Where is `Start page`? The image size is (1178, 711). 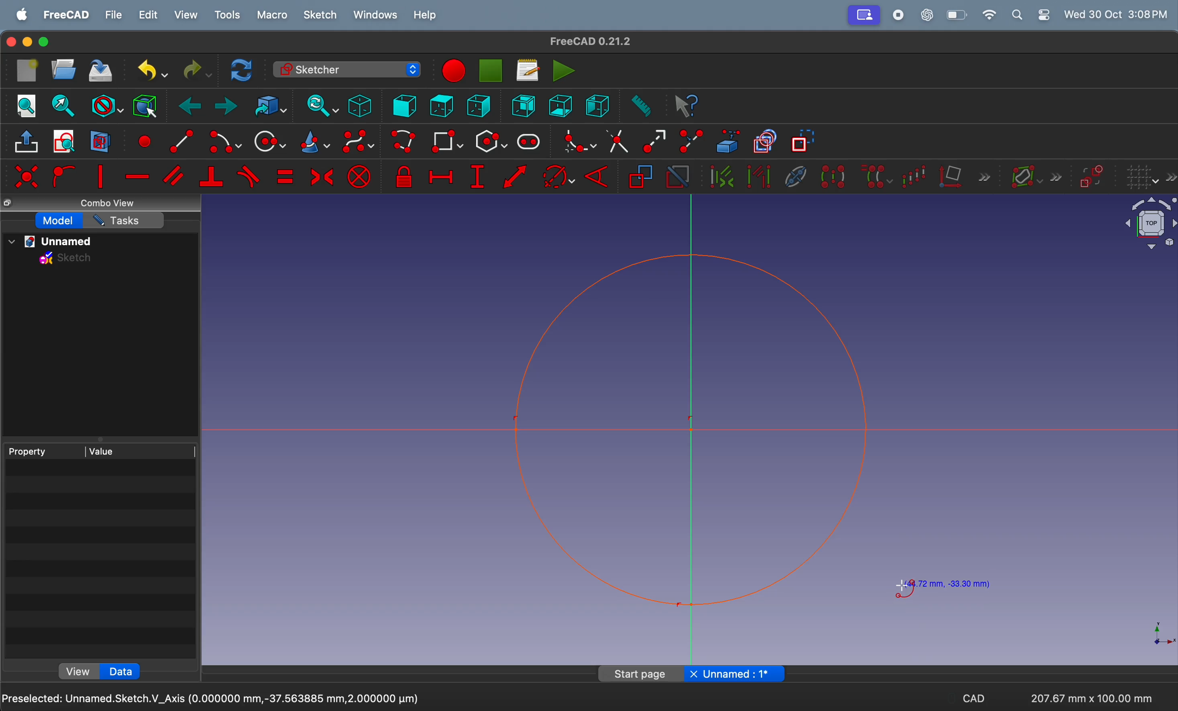
Start page is located at coordinates (642, 673).